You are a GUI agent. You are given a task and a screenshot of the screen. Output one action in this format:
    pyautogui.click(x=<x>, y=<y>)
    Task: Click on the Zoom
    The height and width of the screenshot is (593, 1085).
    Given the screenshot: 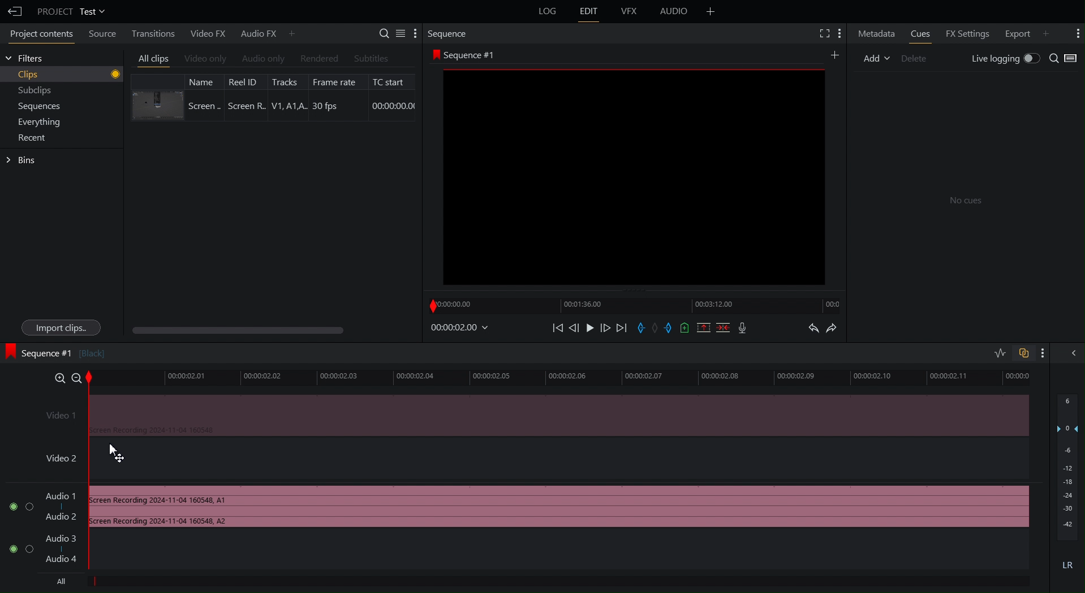 What is the action you would take?
    pyautogui.click(x=67, y=377)
    